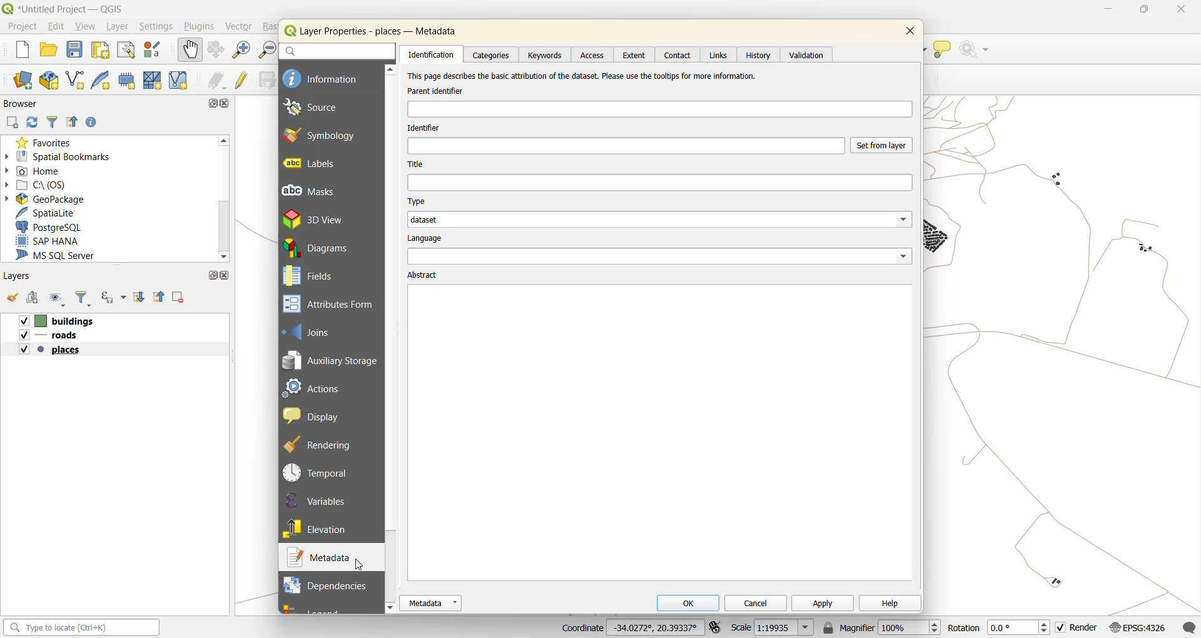  Describe the element at coordinates (629, 628) in the screenshot. I see `coordinates` at that location.